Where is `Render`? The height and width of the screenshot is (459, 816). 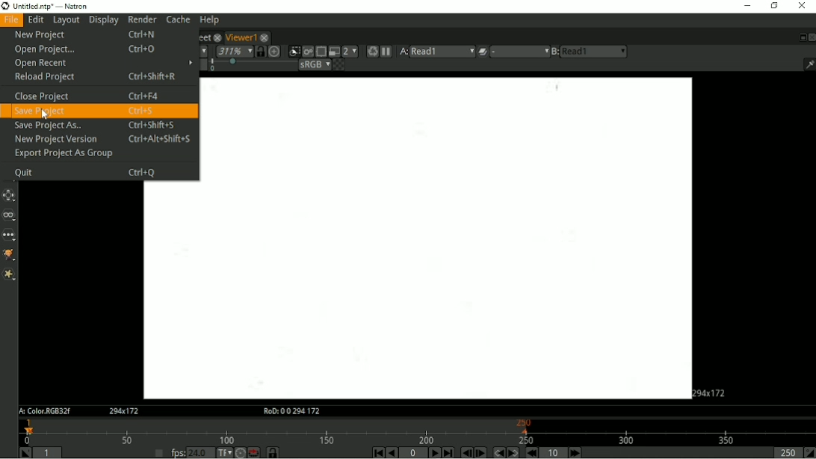
Render is located at coordinates (143, 19).